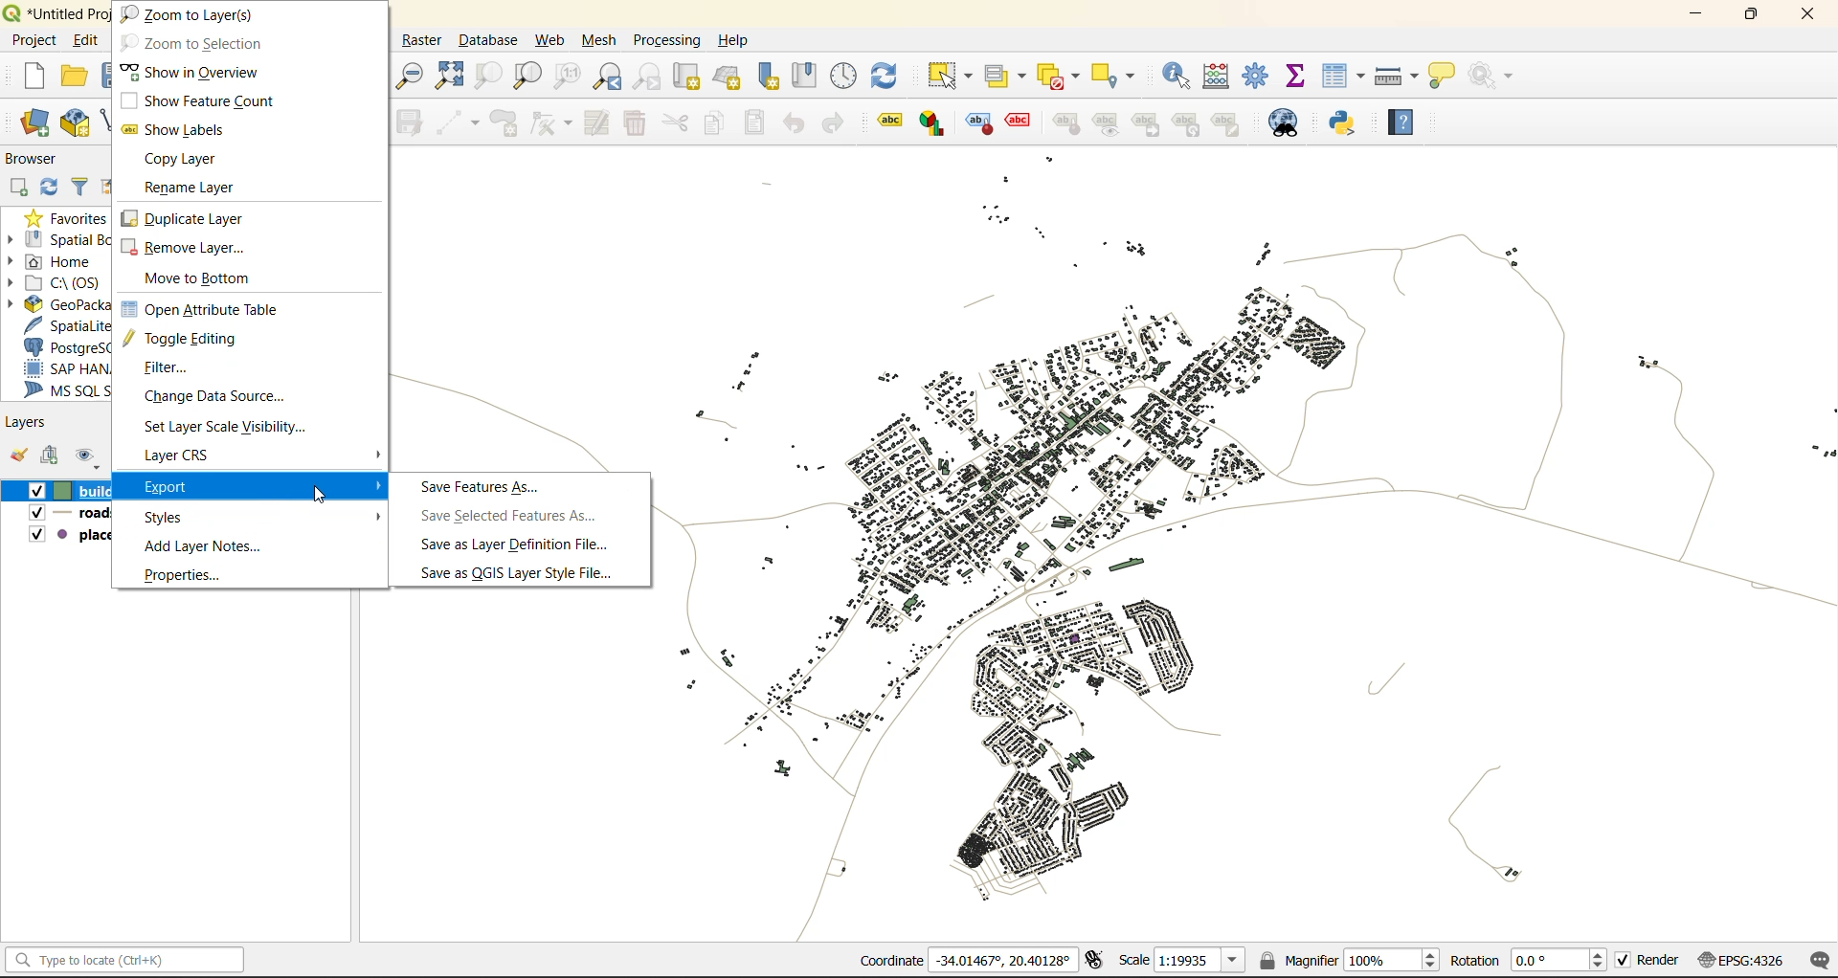 This screenshot has width=1838, height=978. I want to click on processing, so click(665, 39).